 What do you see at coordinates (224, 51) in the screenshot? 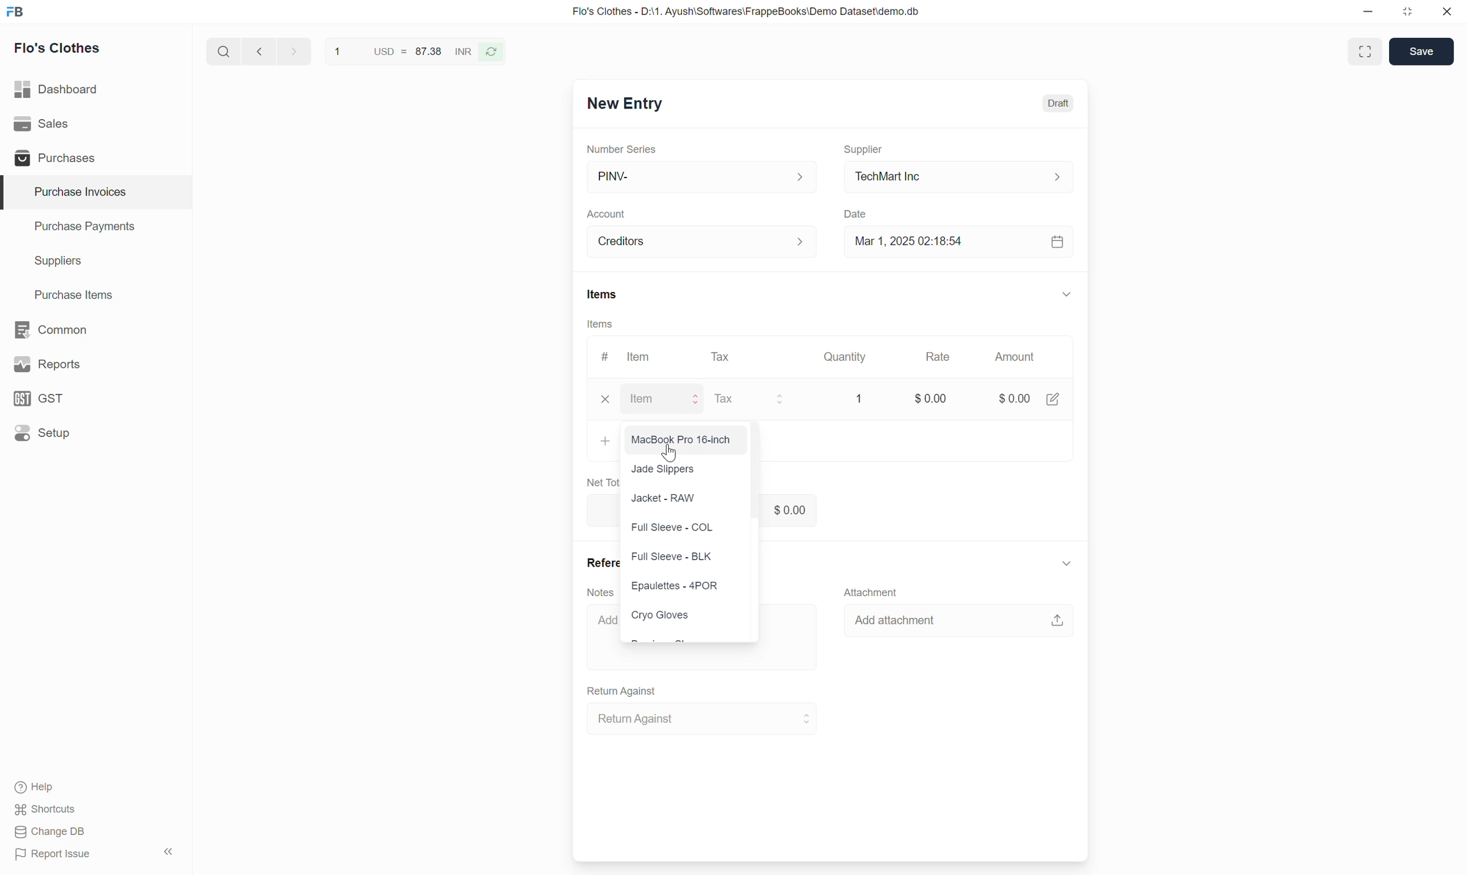
I see `Search` at bounding box center [224, 51].